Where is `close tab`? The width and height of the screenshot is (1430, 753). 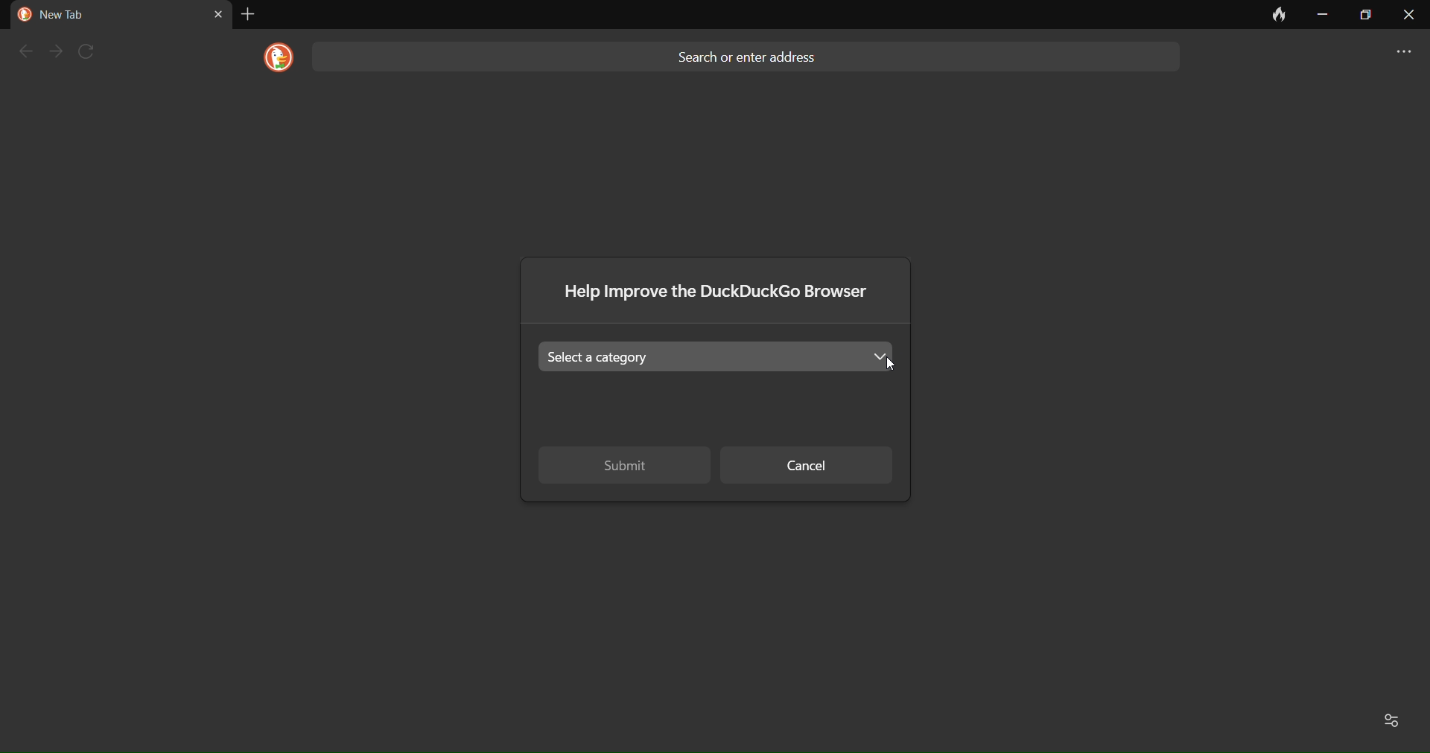
close tab is located at coordinates (217, 13).